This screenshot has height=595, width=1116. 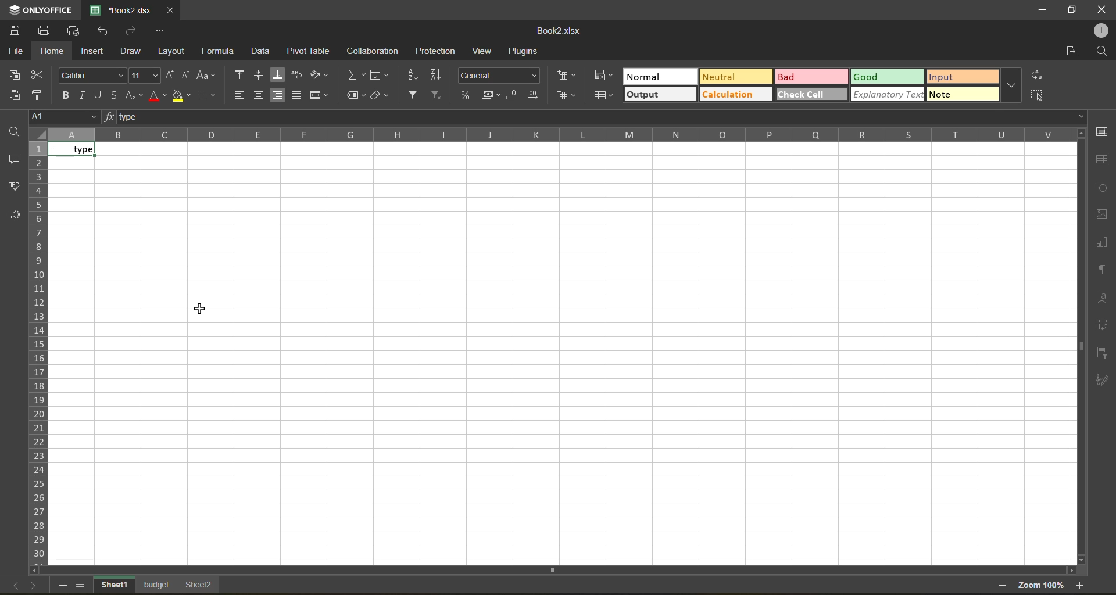 I want to click on zoom in, so click(x=1081, y=585).